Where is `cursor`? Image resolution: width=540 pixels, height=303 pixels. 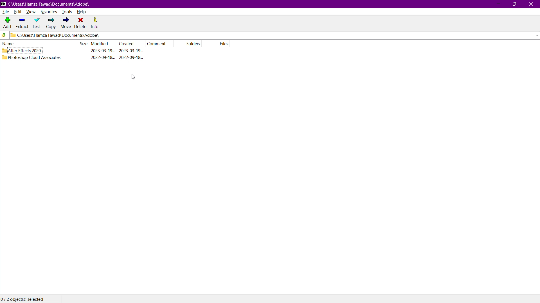 cursor is located at coordinates (133, 77).